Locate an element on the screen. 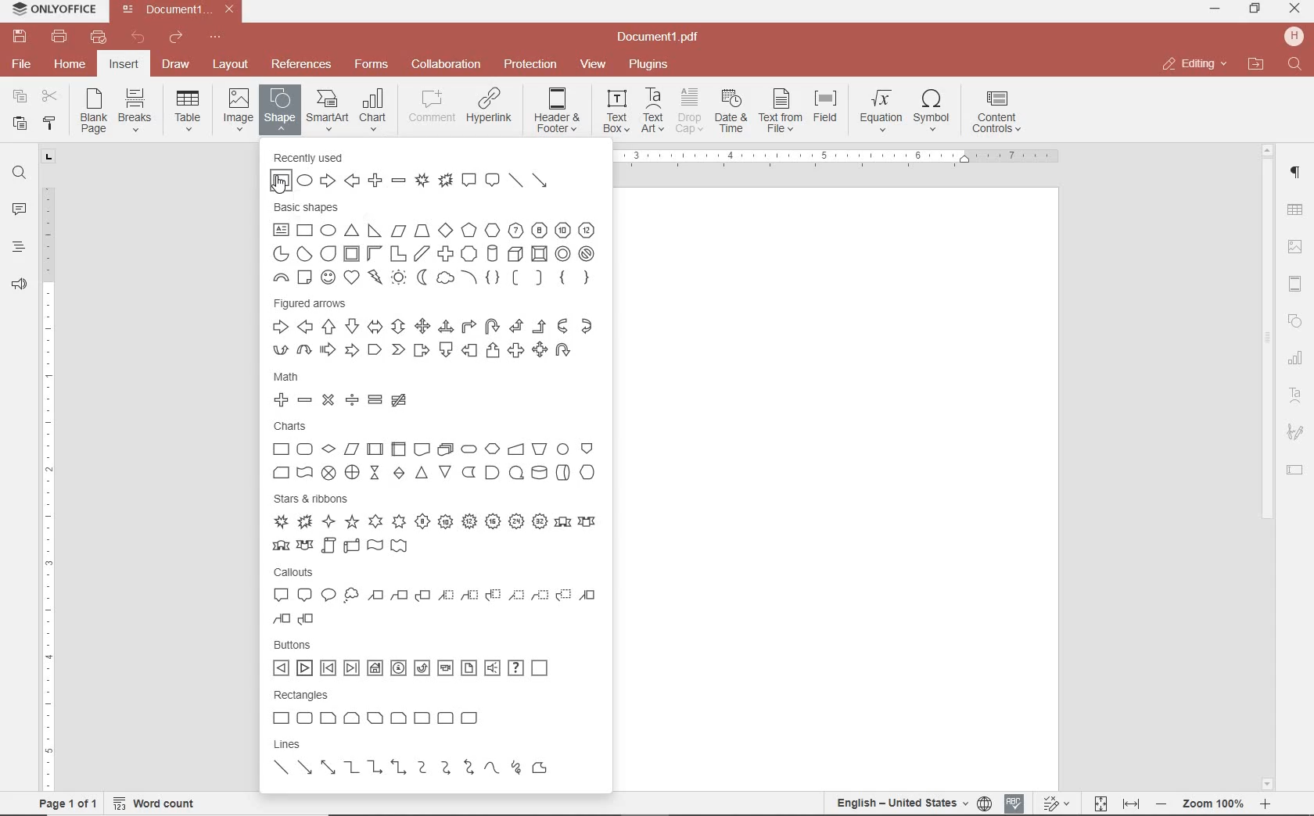 The width and height of the screenshot is (1314, 816). RECENTLY USED is located at coordinates (422, 172).